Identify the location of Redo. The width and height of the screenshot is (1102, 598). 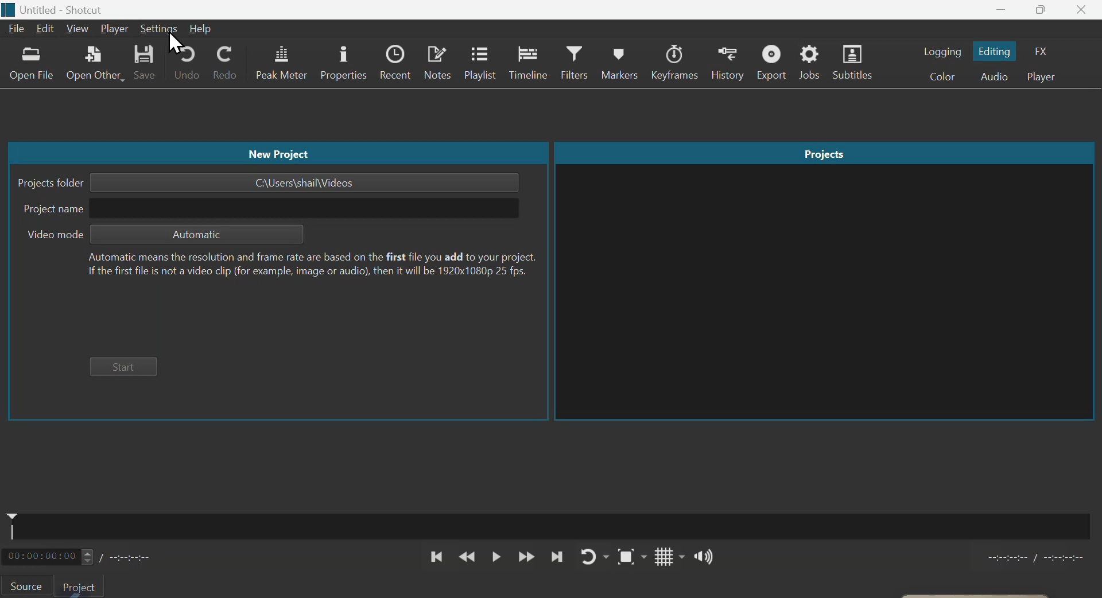
(229, 64).